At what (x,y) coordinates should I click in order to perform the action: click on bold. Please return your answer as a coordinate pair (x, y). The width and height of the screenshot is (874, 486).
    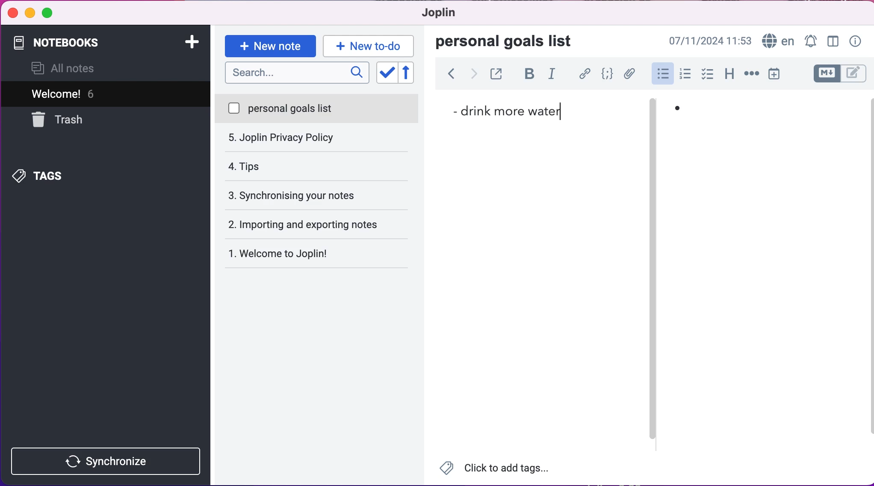
    Looking at the image, I should click on (527, 75).